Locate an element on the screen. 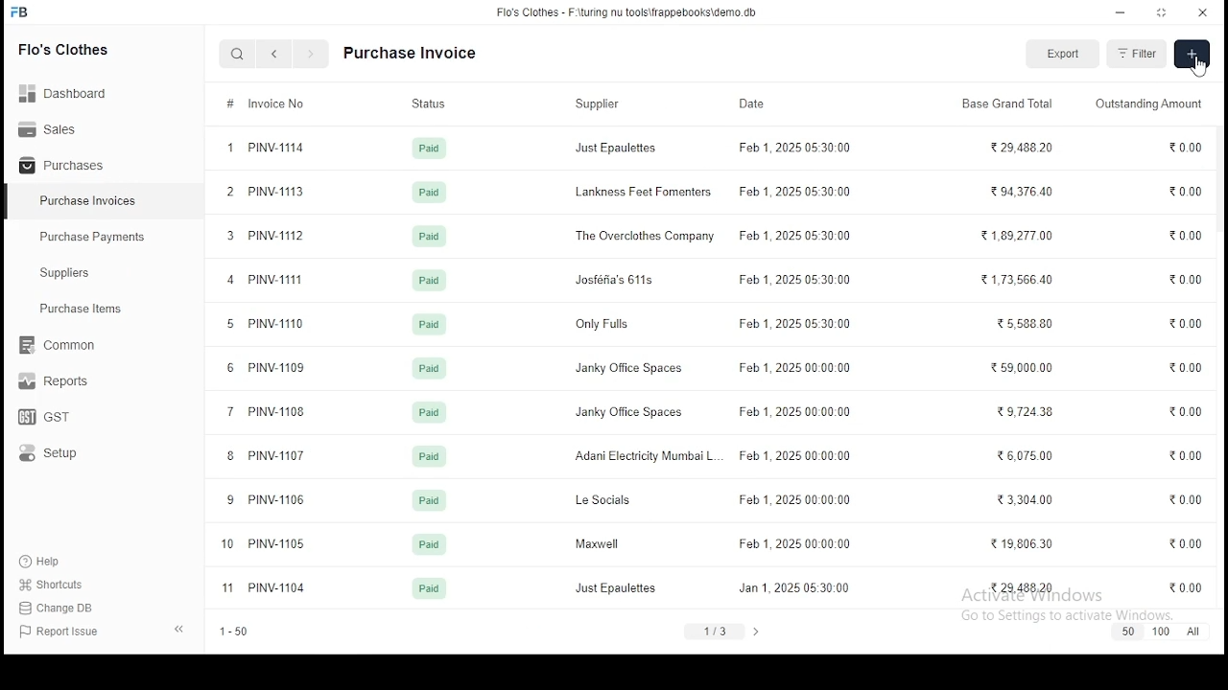 This screenshot has width=1228, height=690. feb 1, 2025 05:30:00 is located at coordinates (798, 542).